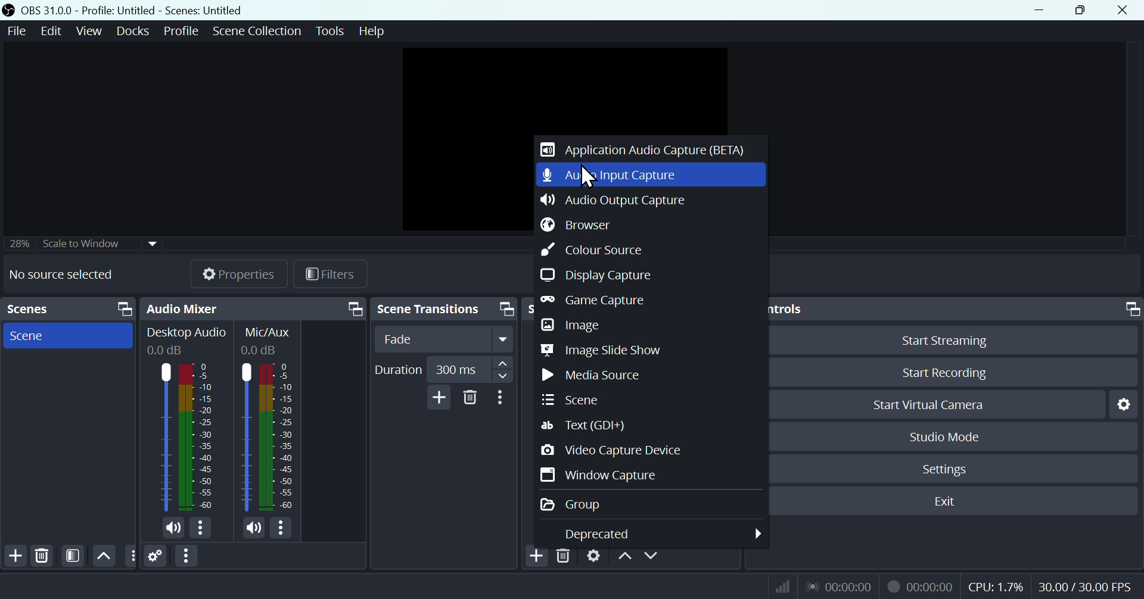  What do you see at coordinates (660, 535) in the screenshot?
I see `Deprecated` at bounding box center [660, 535].